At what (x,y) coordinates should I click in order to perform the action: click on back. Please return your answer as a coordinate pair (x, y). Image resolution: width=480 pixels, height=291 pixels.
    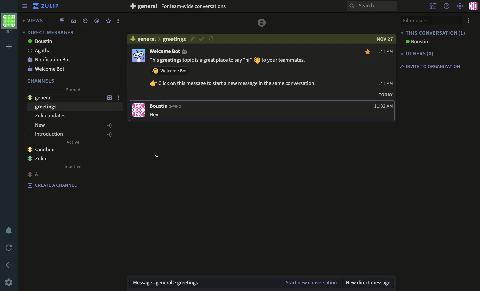
    Looking at the image, I should click on (10, 265).